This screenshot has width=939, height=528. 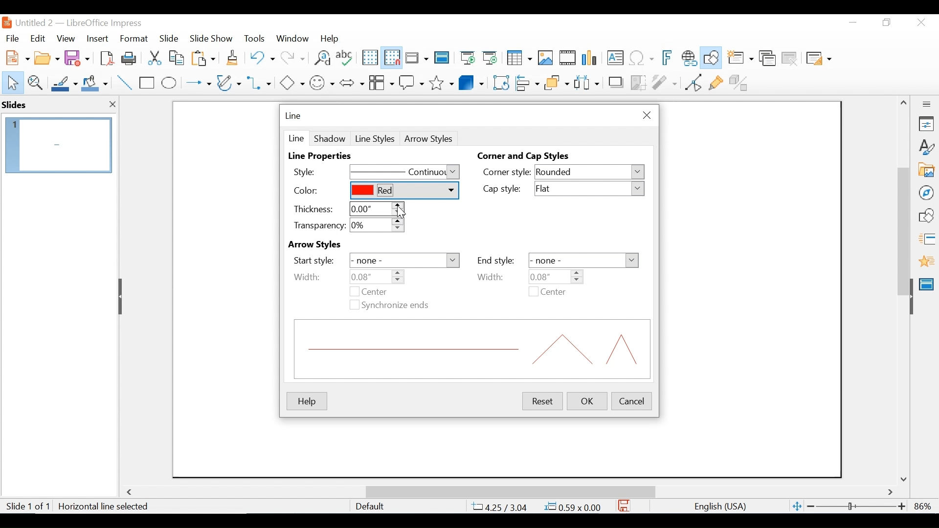 What do you see at coordinates (130, 58) in the screenshot?
I see `Print` at bounding box center [130, 58].